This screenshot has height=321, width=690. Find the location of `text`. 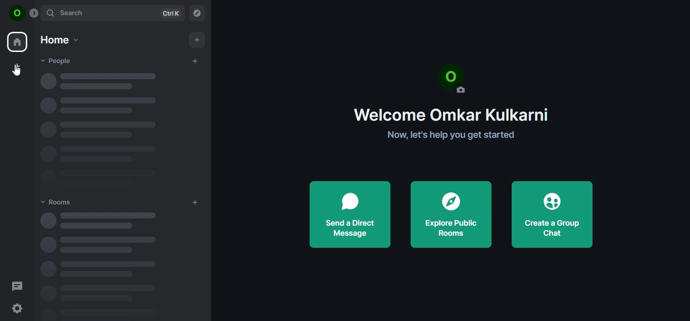

text is located at coordinates (462, 104).